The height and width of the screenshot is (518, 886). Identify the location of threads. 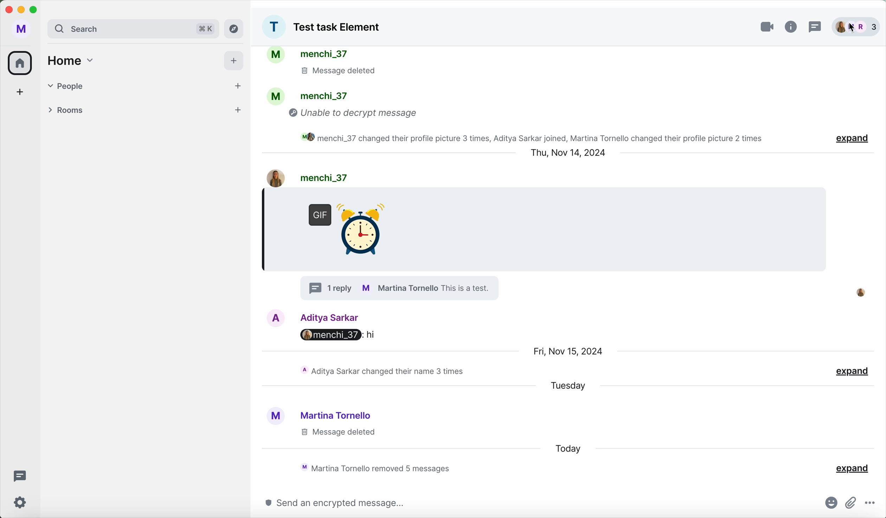
(815, 27).